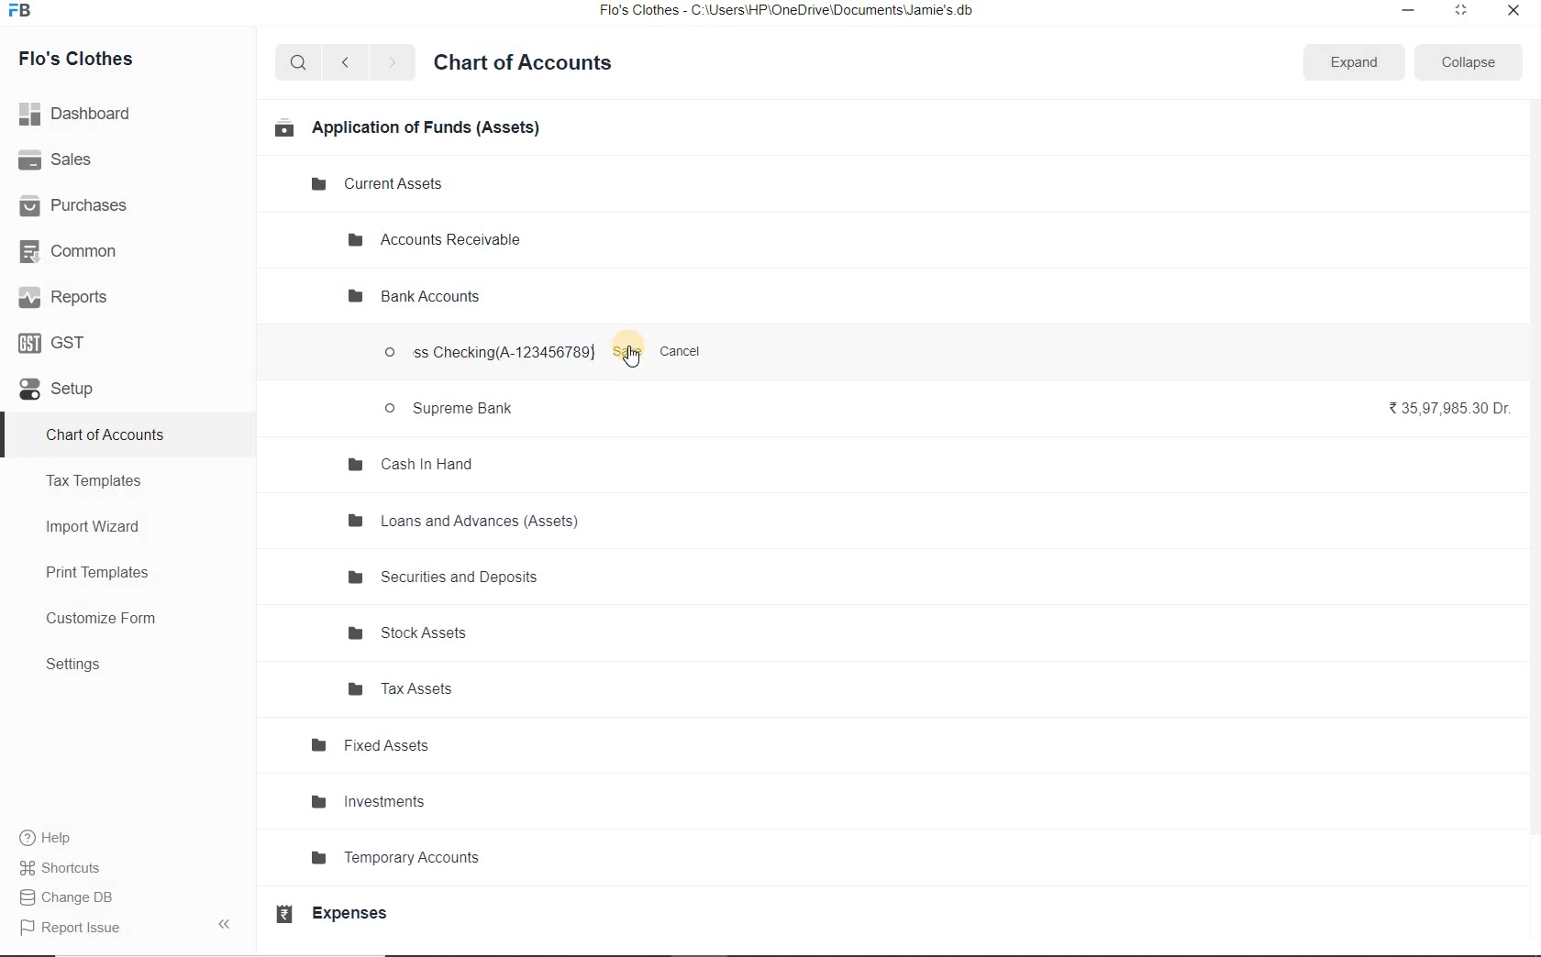 Image resolution: width=1541 pixels, height=957 pixels. I want to click on Print Templates, so click(115, 572).